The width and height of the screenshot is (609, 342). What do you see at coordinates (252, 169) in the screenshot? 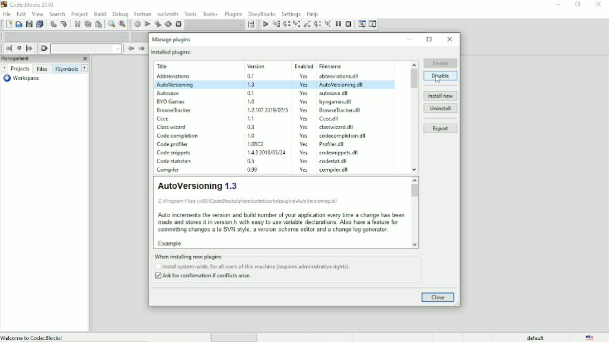
I see `0.99` at bounding box center [252, 169].